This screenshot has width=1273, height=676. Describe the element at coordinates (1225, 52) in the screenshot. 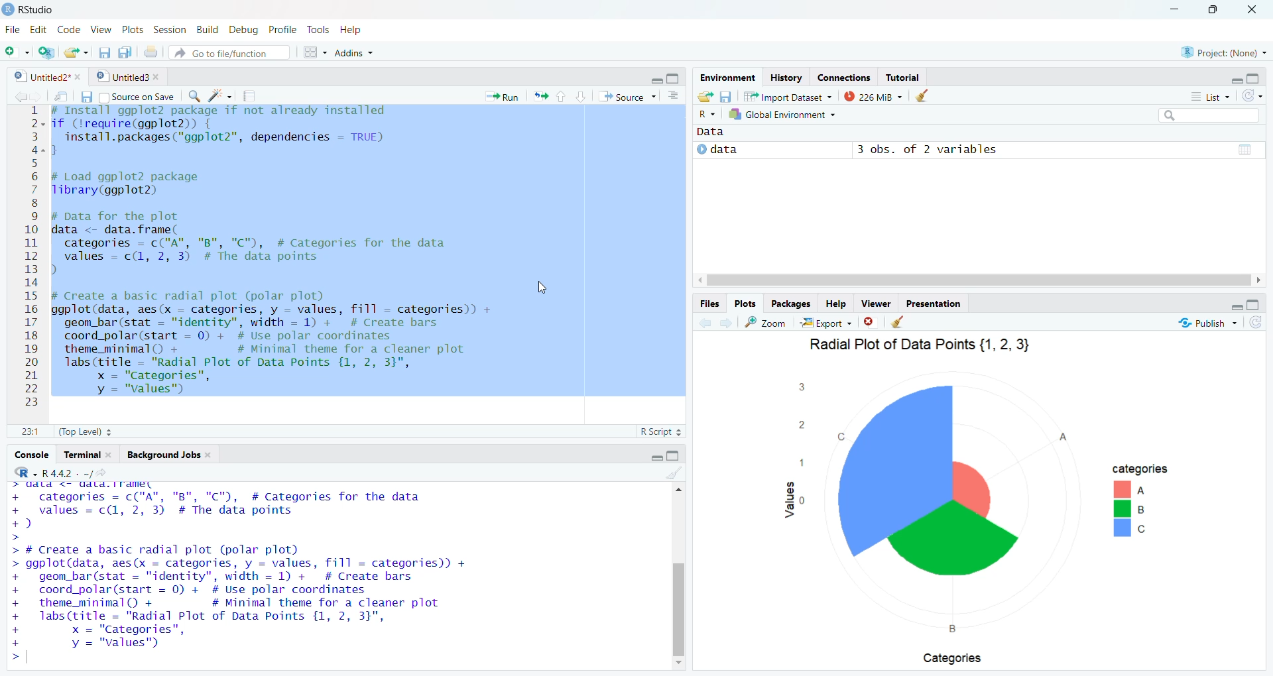

I see `Project: (None) ` at that location.